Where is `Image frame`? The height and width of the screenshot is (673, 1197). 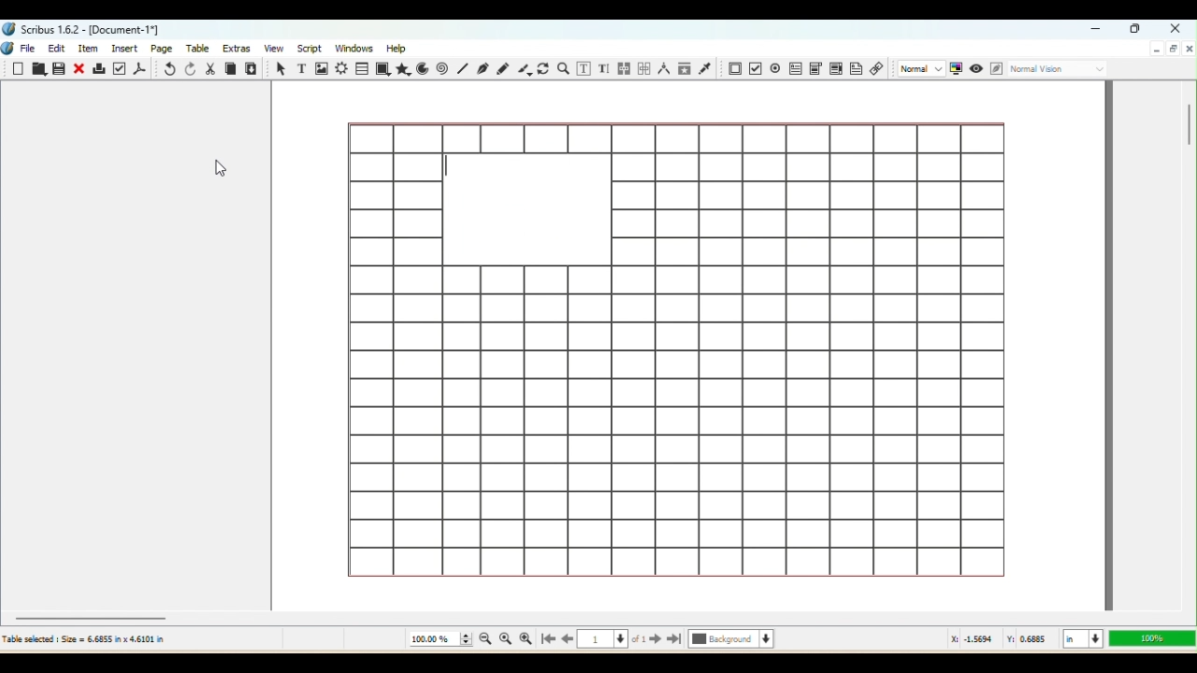 Image frame is located at coordinates (321, 68).